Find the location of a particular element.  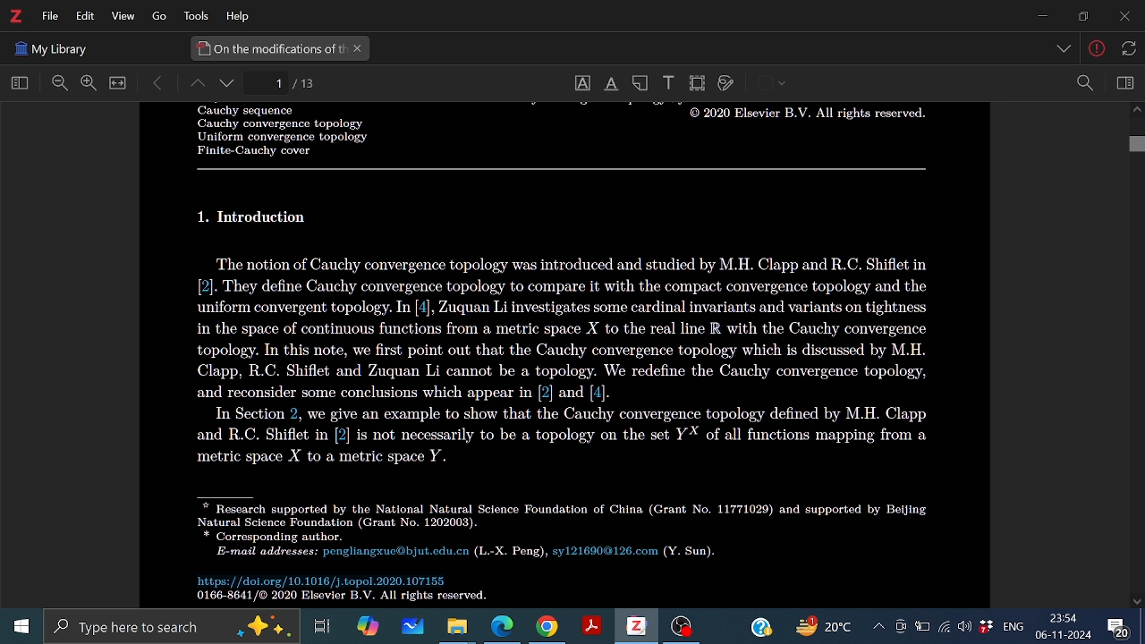

Draw on page is located at coordinates (726, 84).